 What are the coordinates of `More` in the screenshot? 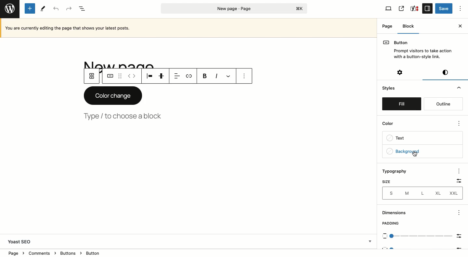 It's located at (228, 76).